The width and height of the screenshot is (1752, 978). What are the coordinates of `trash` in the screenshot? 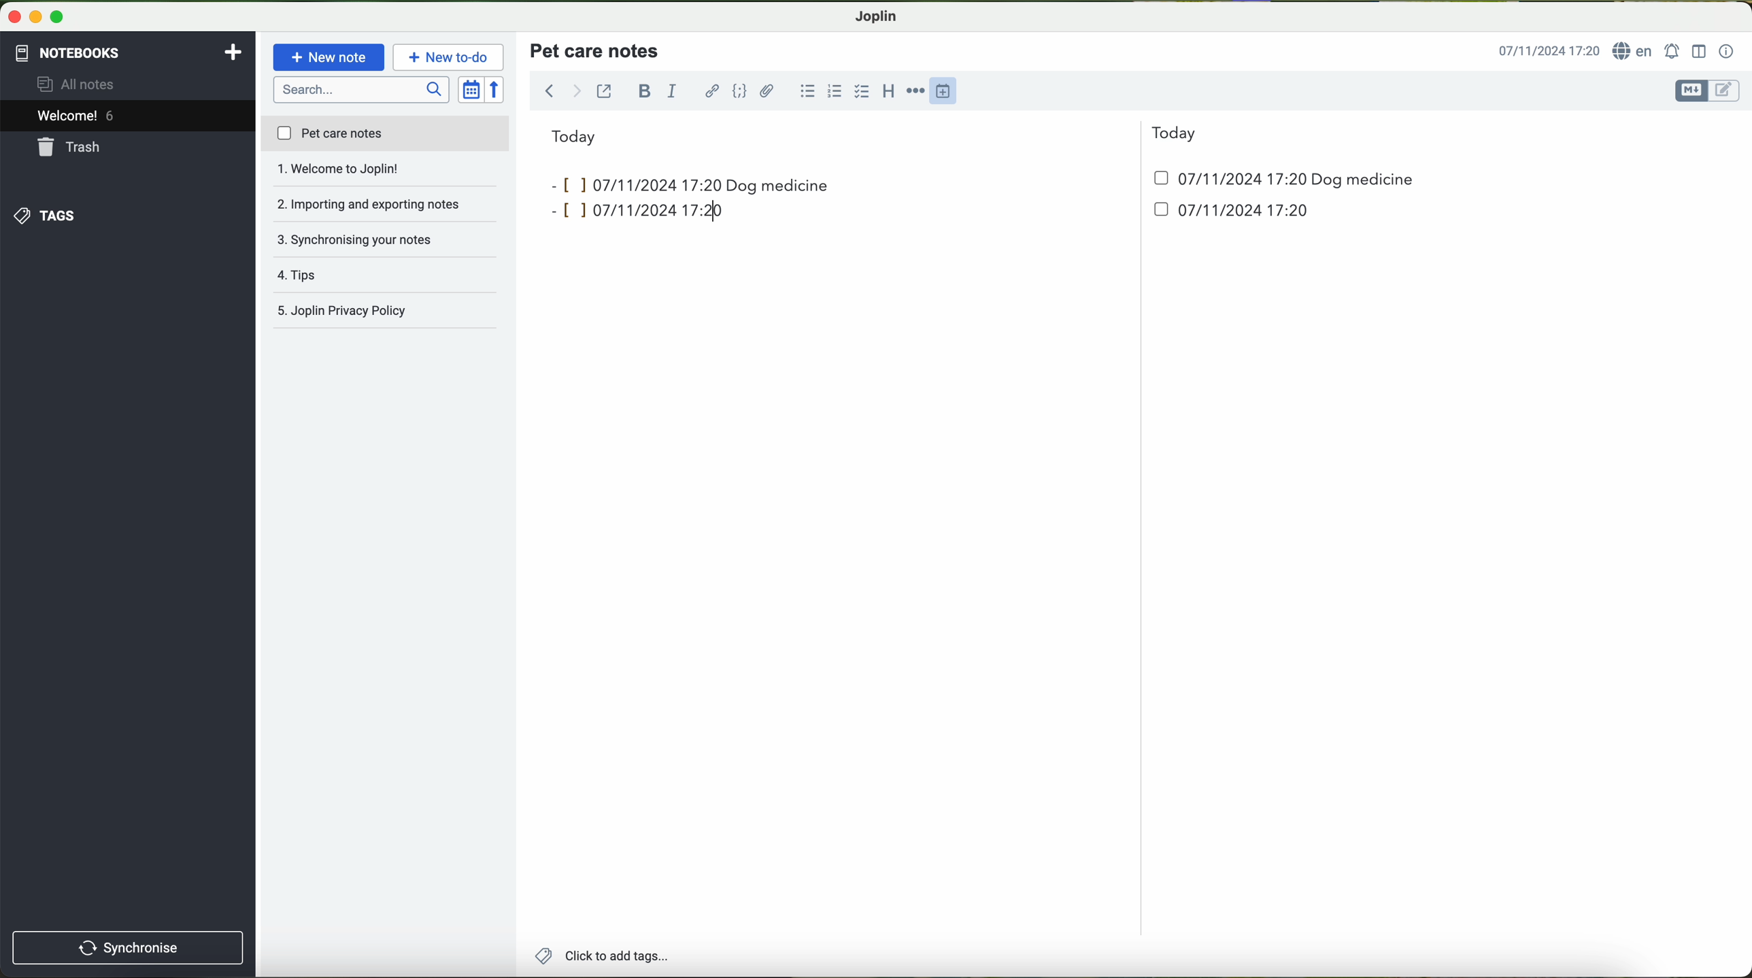 It's located at (70, 149).